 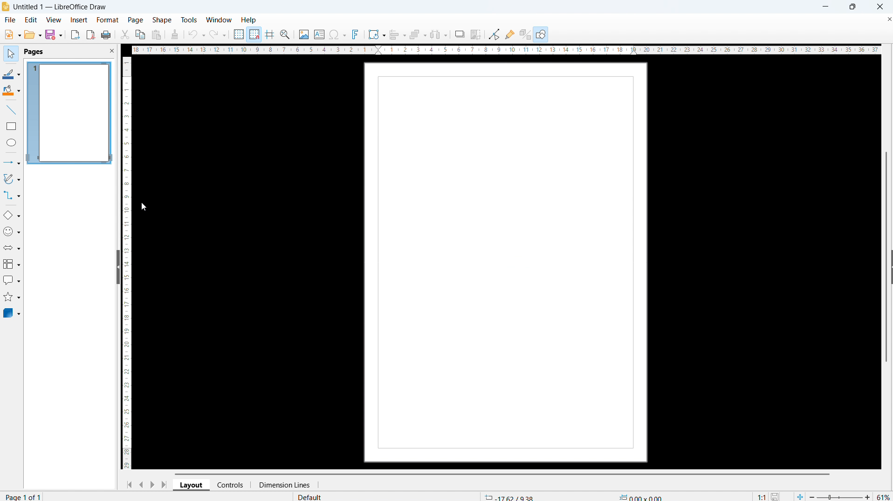 What do you see at coordinates (12, 163) in the screenshot?
I see `lines and arrows` at bounding box center [12, 163].